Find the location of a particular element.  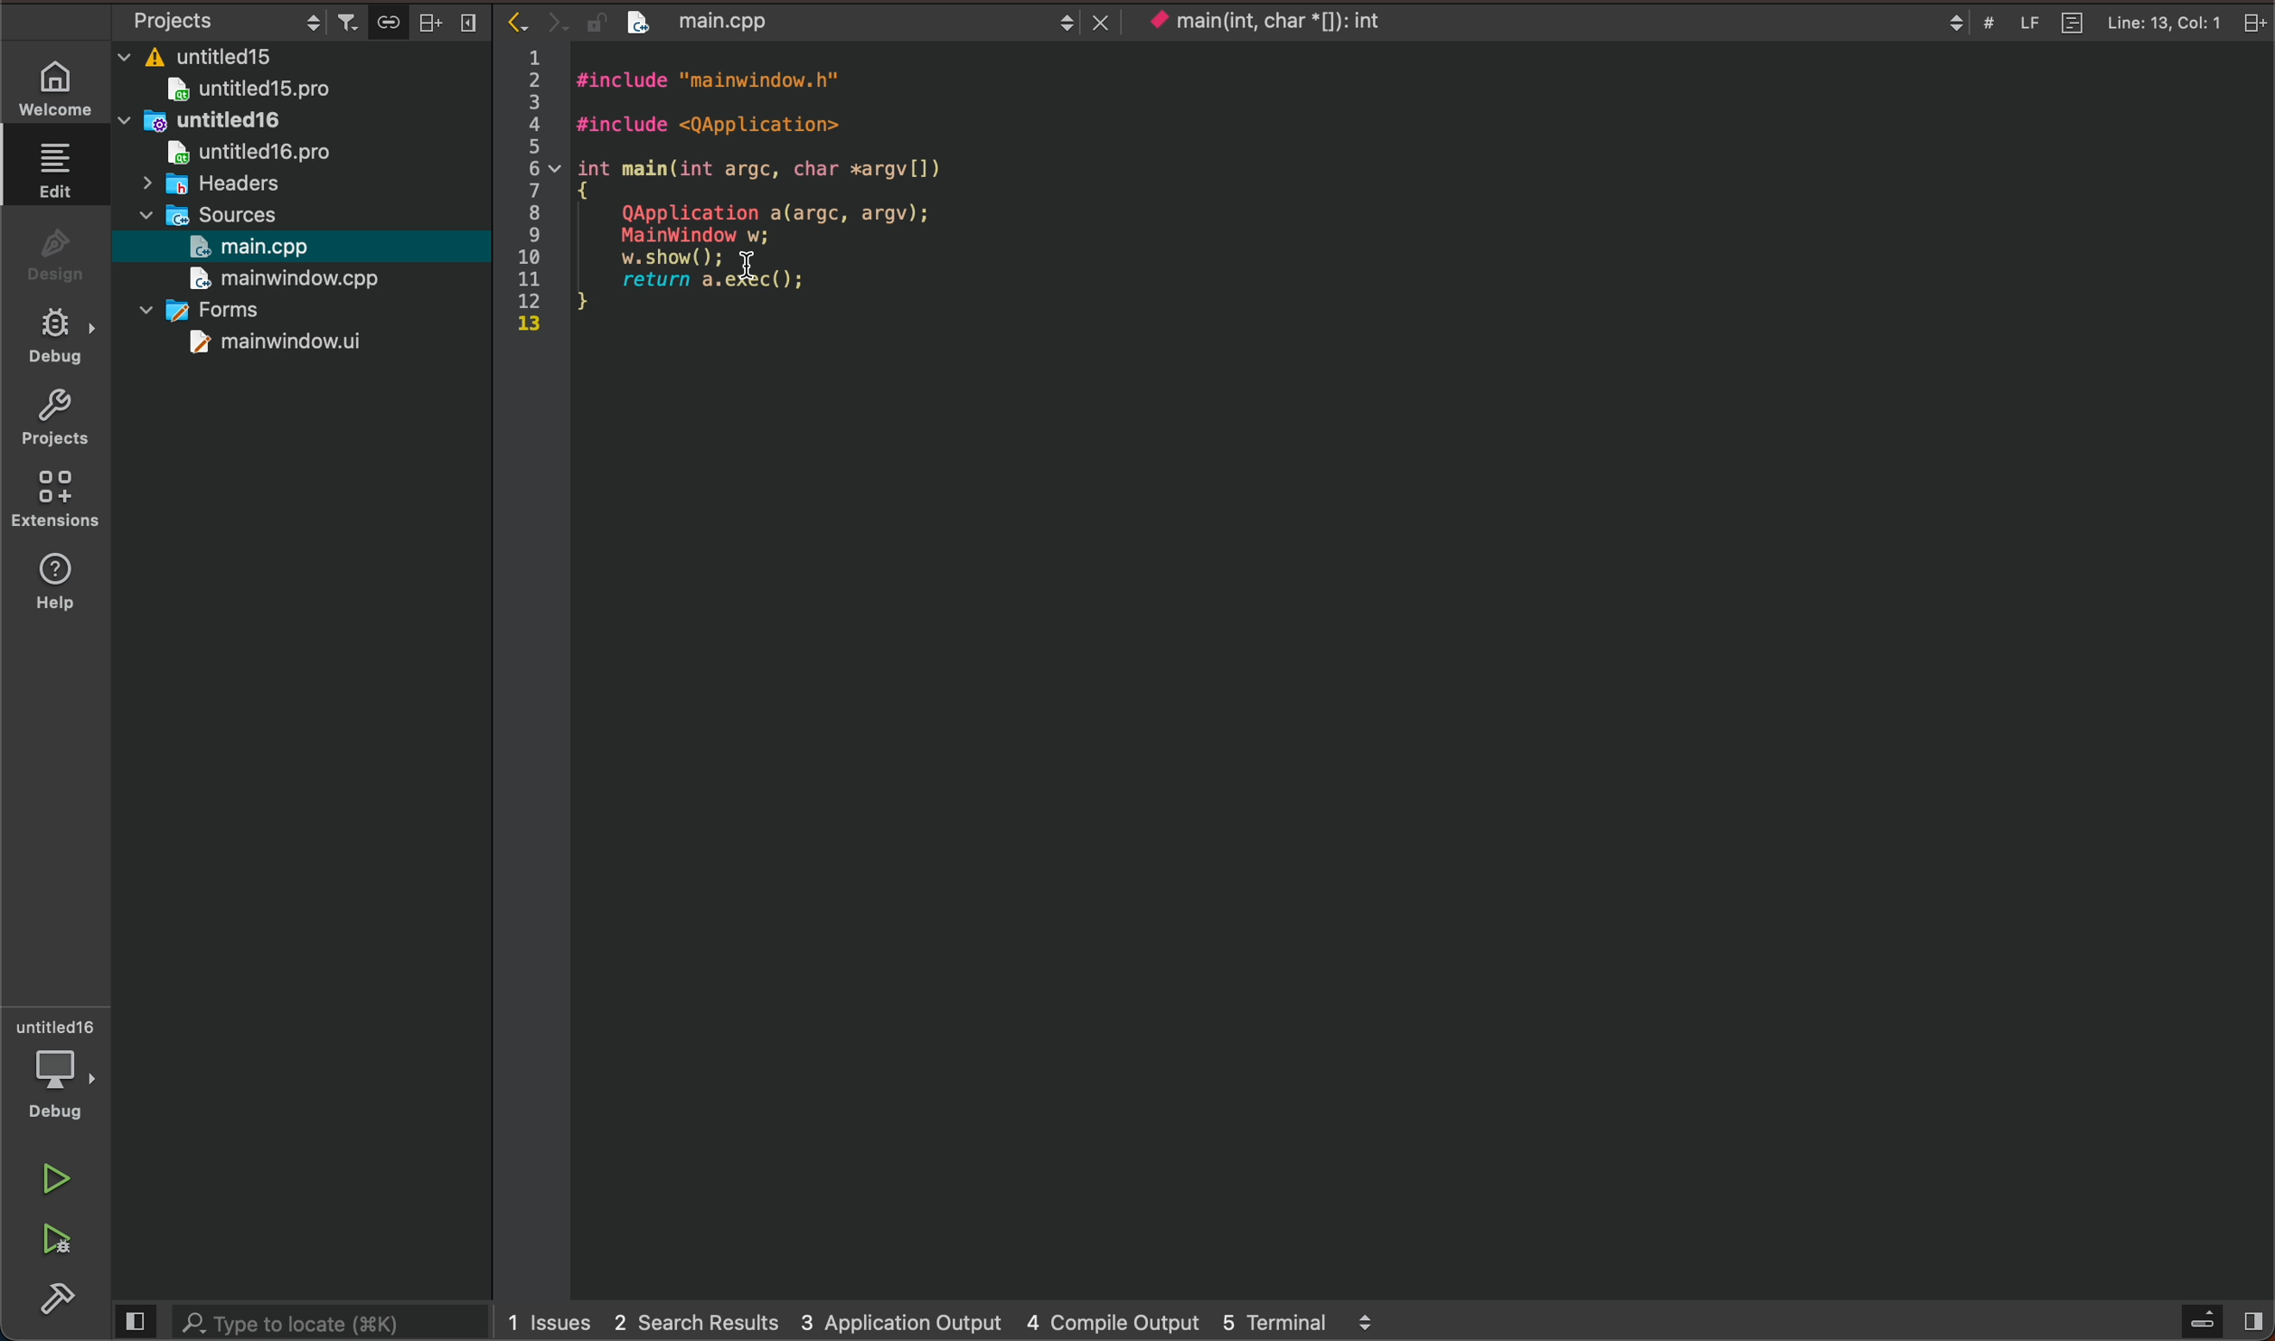

4 compile output is located at coordinates (1118, 1321).